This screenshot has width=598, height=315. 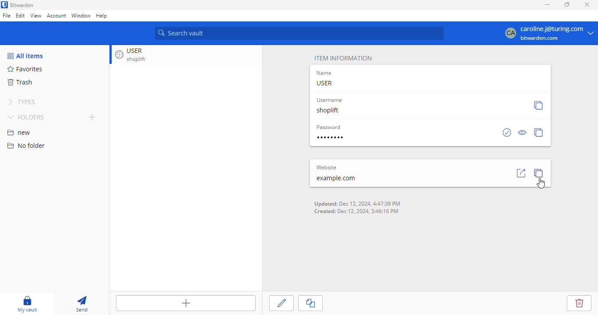 I want to click on Username, so click(x=330, y=101).